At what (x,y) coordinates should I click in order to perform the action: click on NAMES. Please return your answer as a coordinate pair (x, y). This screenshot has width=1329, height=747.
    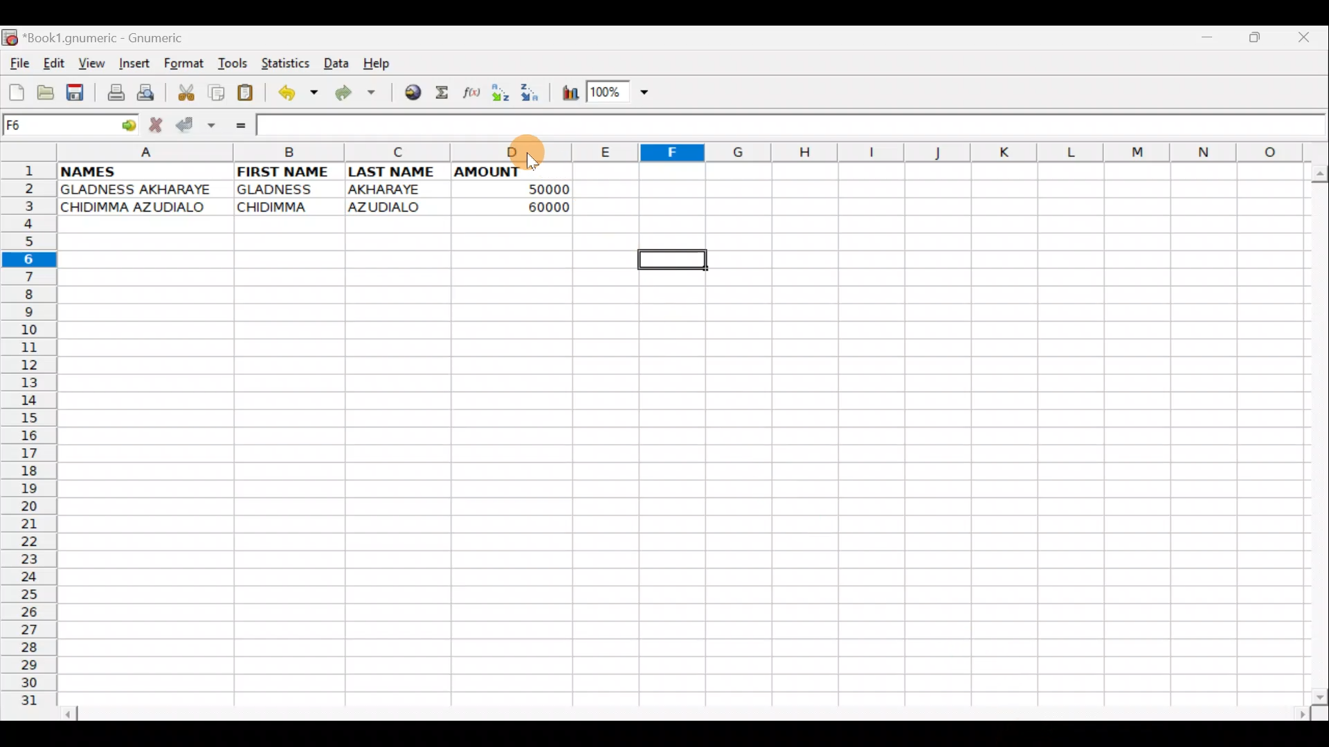
    Looking at the image, I should click on (109, 172).